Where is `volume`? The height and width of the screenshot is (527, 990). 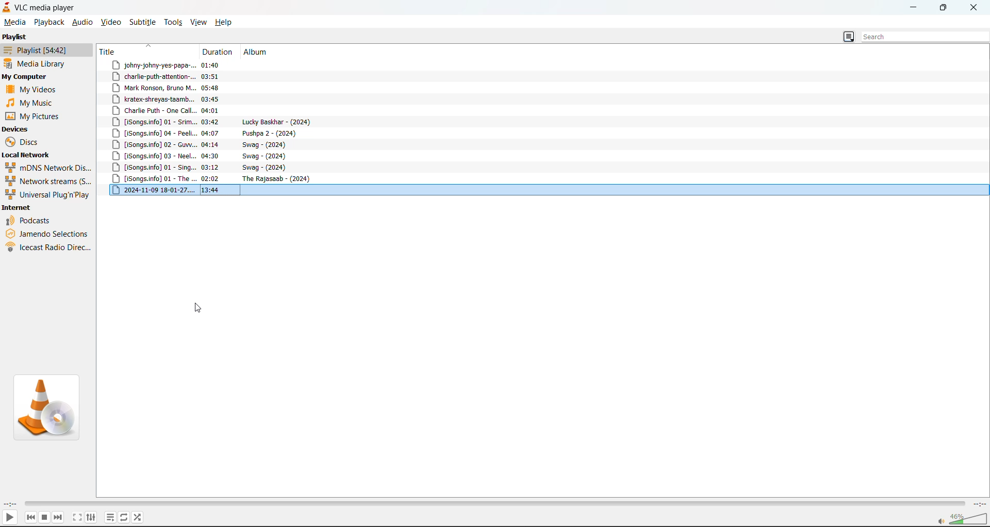
volume is located at coordinates (965, 519).